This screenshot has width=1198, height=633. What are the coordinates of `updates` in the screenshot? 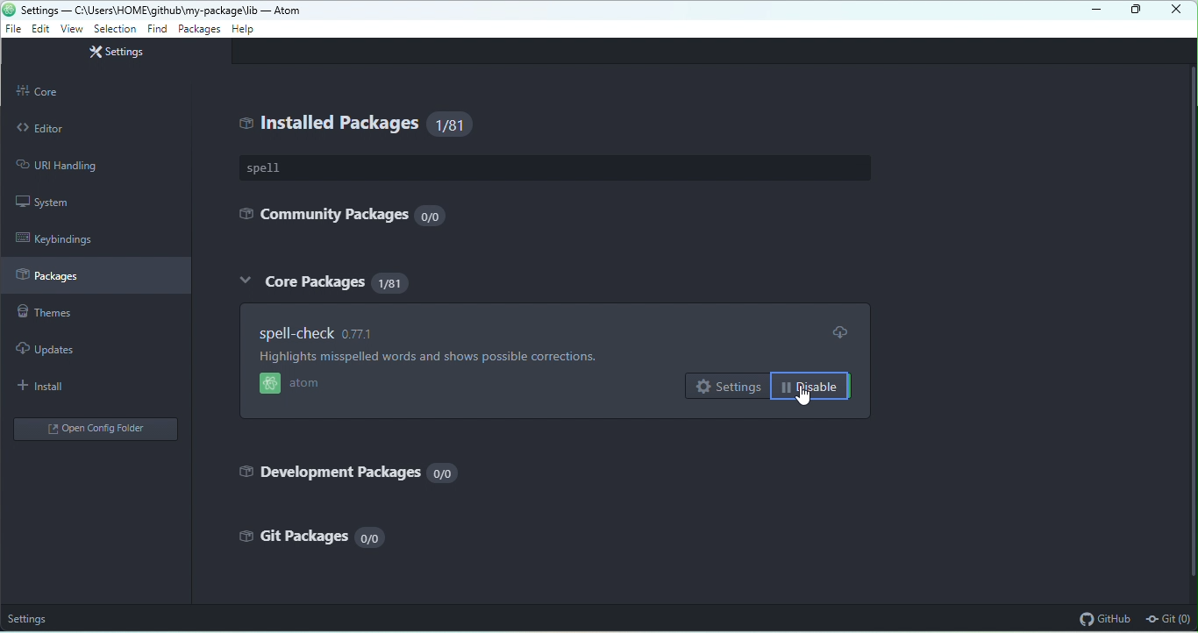 It's located at (55, 347).